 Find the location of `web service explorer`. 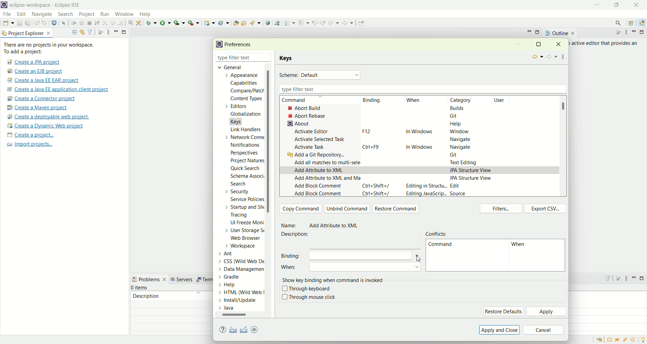

web service explorer is located at coordinates (277, 23).